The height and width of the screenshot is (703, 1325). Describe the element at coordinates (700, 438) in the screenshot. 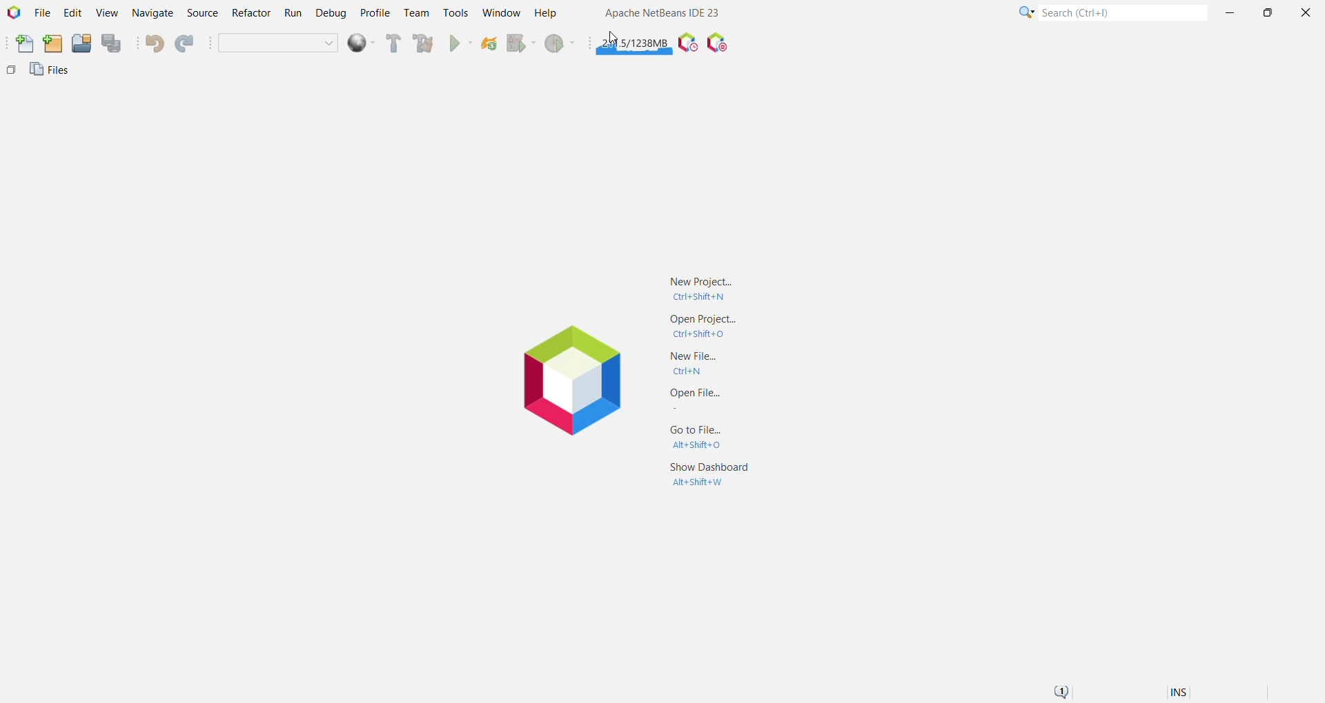

I see `Go to File` at that location.